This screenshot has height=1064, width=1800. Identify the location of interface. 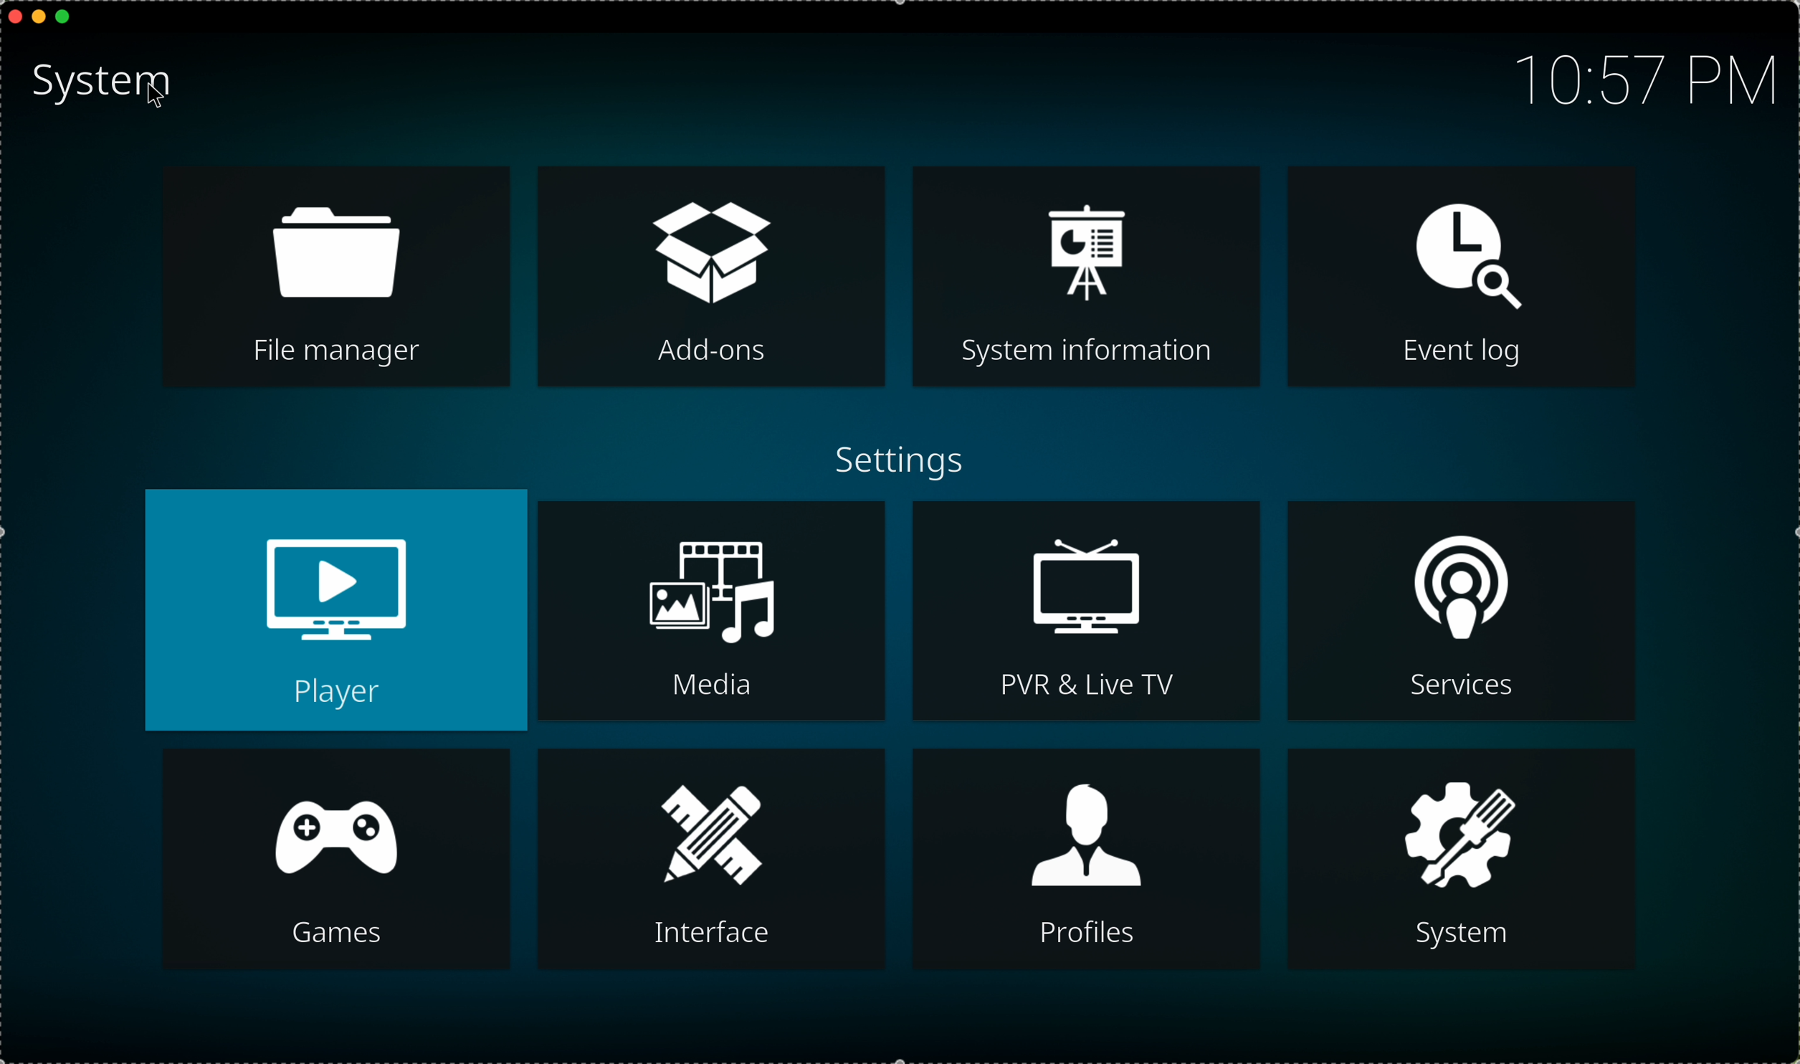
(708, 860).